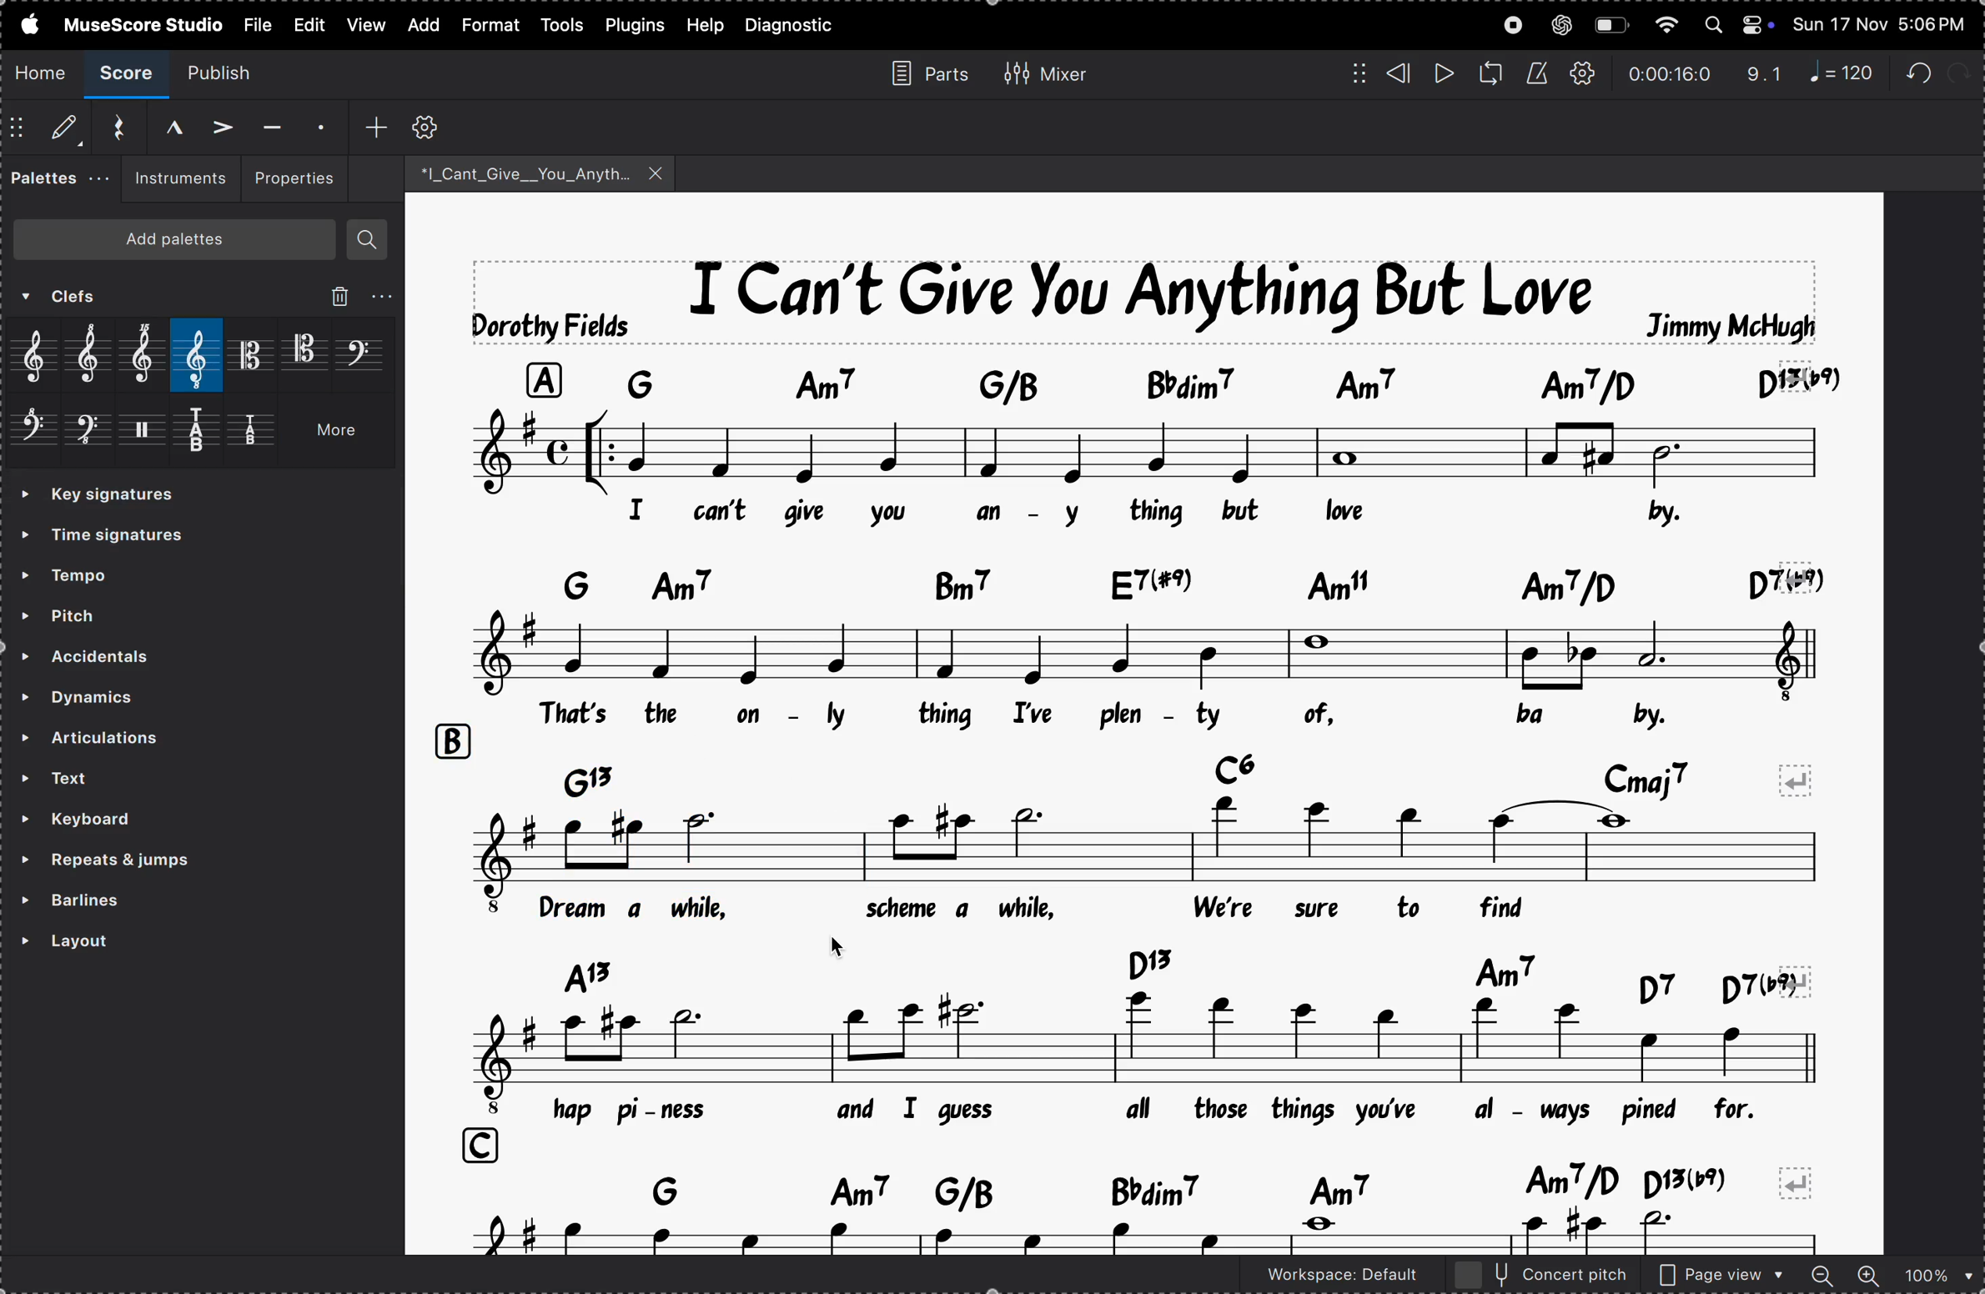 This screenshot has width=1985, height=1294. What do you see at coordinates (429, 126) in the screenshot?
I see `customize toolbar` at bounding box center [429, 126].